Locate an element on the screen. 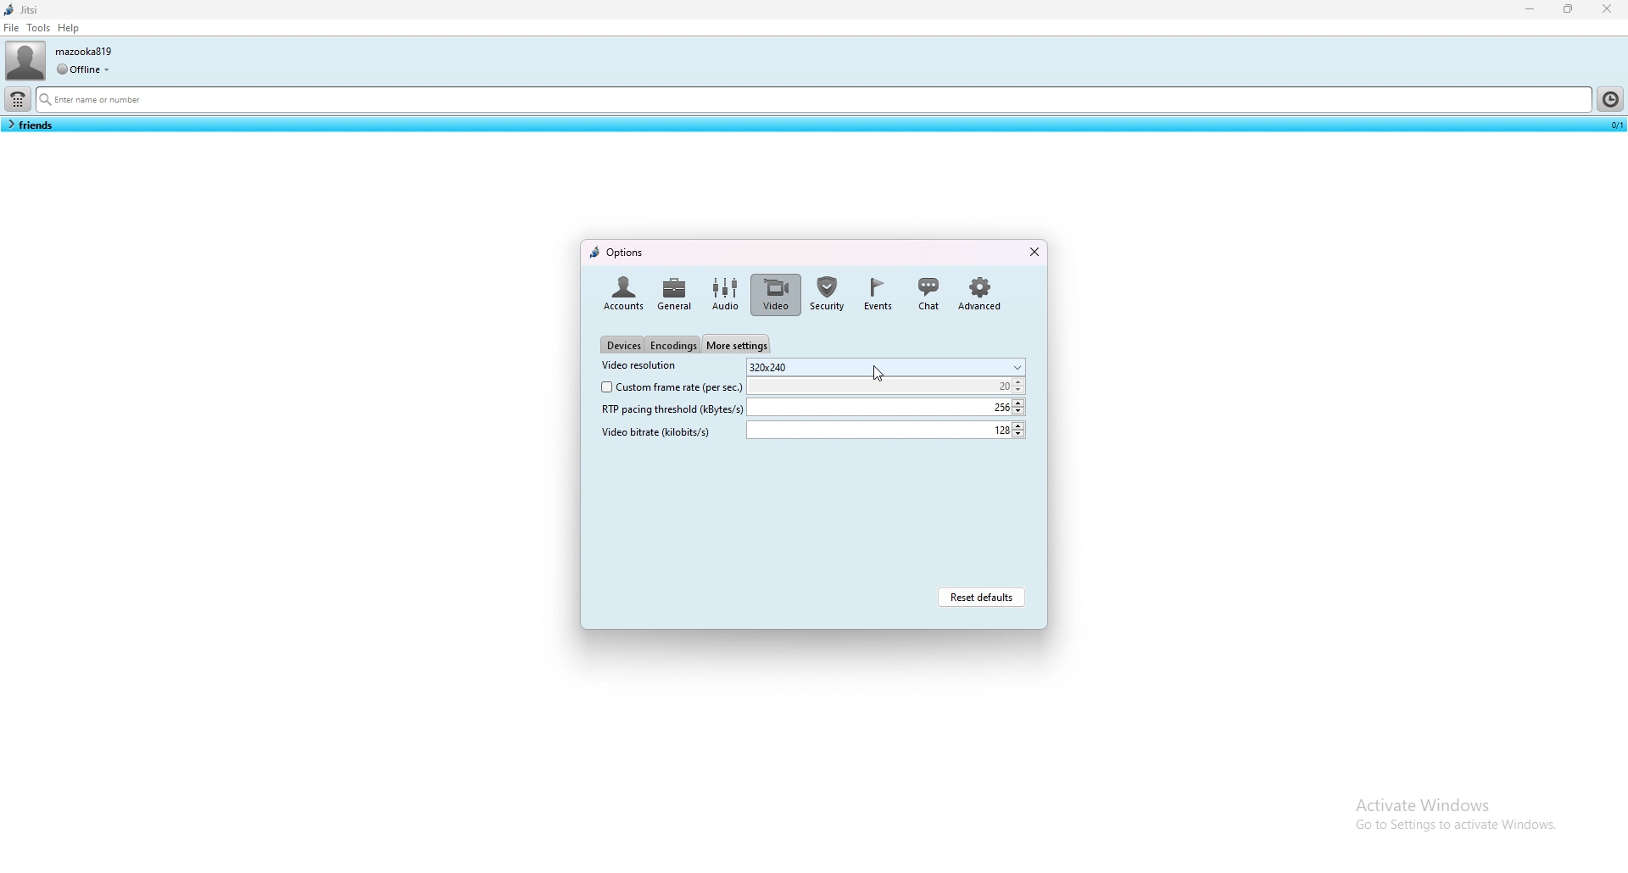 Image resolution: width=1628 pixels, height=873 pixels. close is located at coordinates (1030, 250).